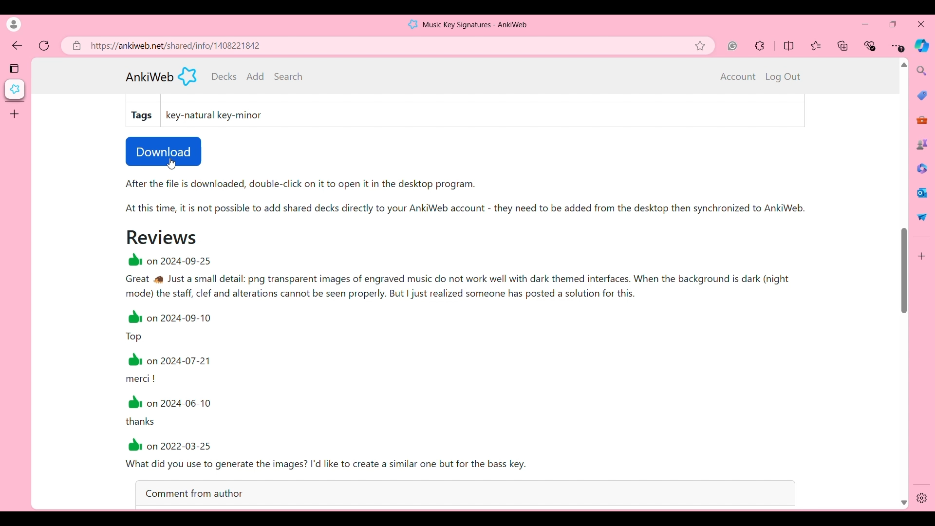 The height and width of the screenshot is (526, 935). What do you see at coordinates (288, 76) in the screenshot?
I see `Search` at bounding box center [288, 76].